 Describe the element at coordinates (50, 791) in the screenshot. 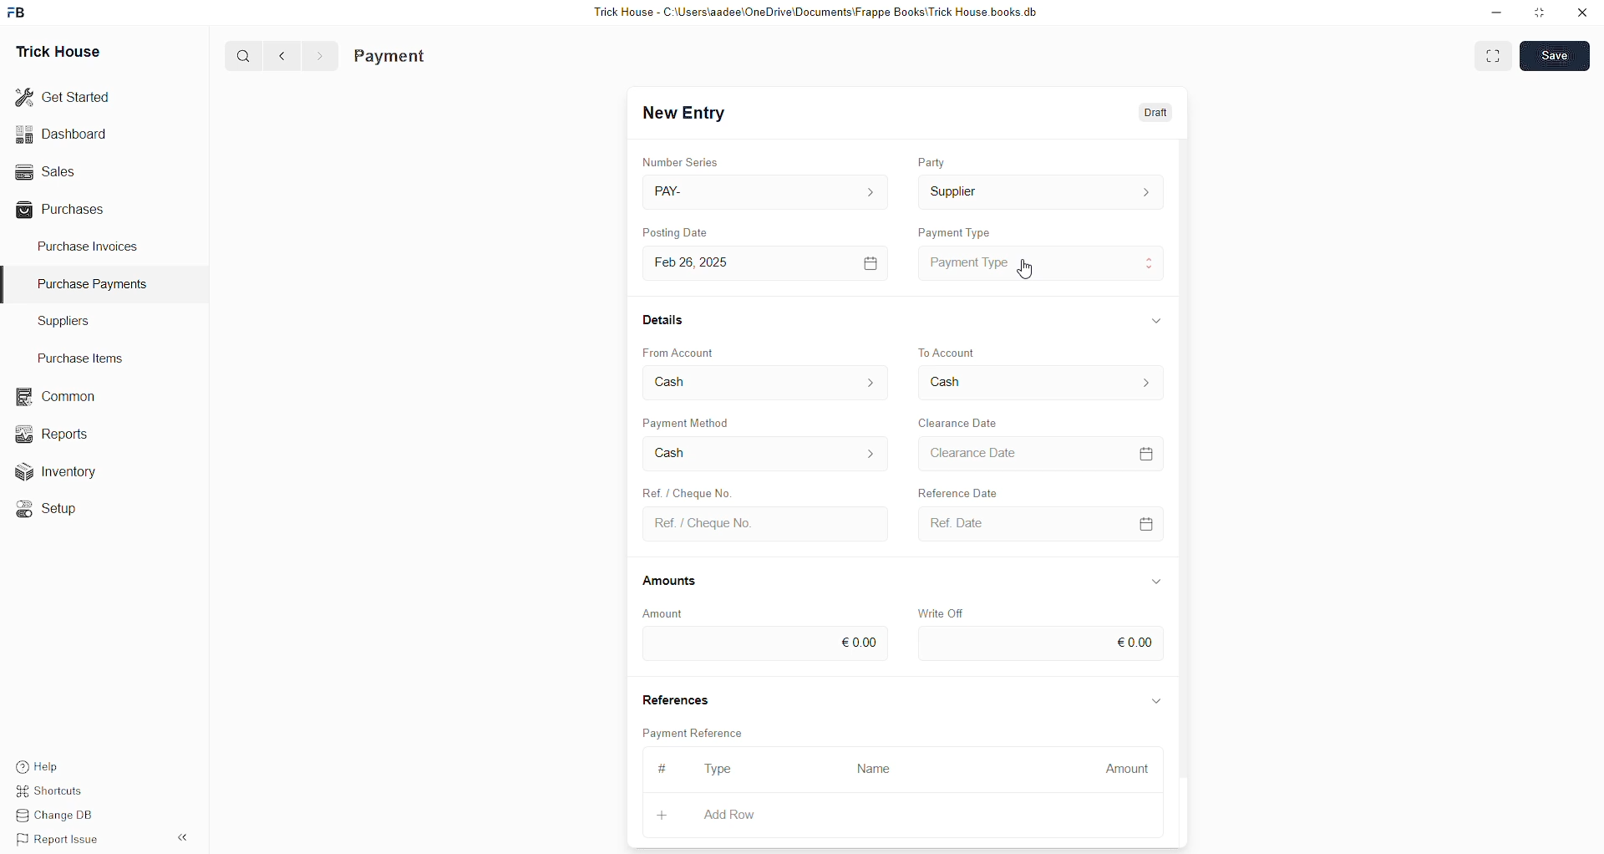

I see `Shortcuts` at that location.